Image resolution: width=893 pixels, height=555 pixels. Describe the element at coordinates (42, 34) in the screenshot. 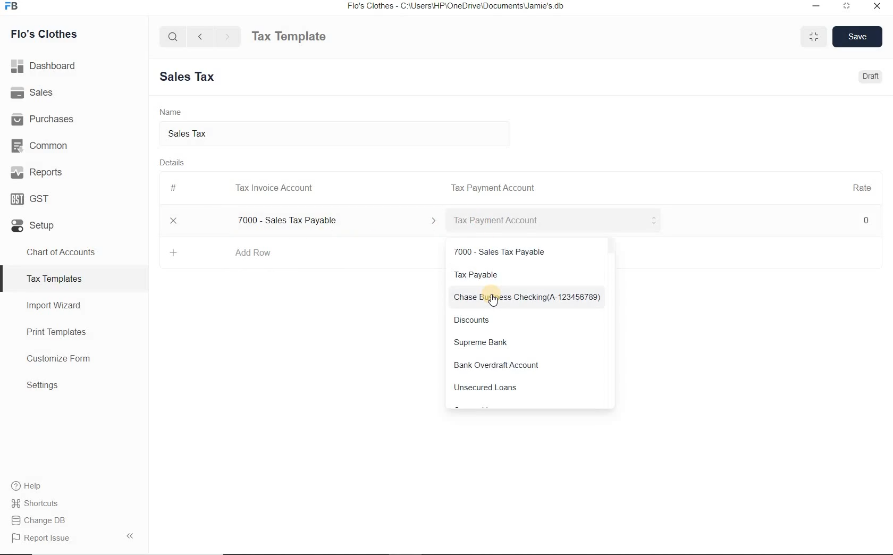

I see `Flo's Clothes` at that location.